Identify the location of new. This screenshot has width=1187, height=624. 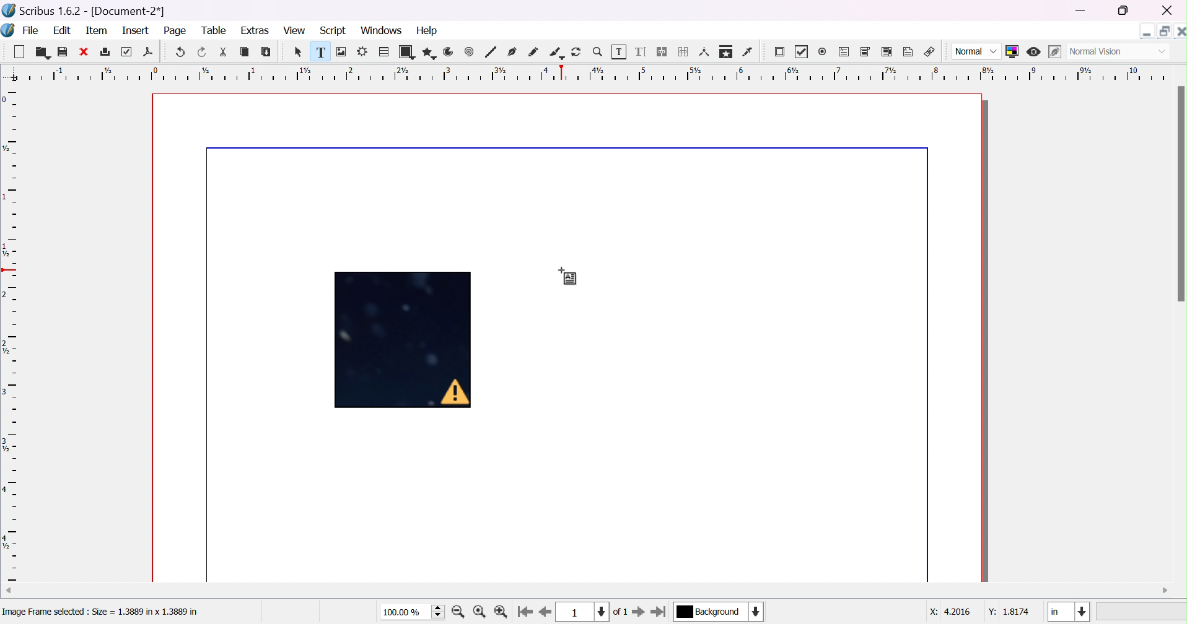
(17, 50).